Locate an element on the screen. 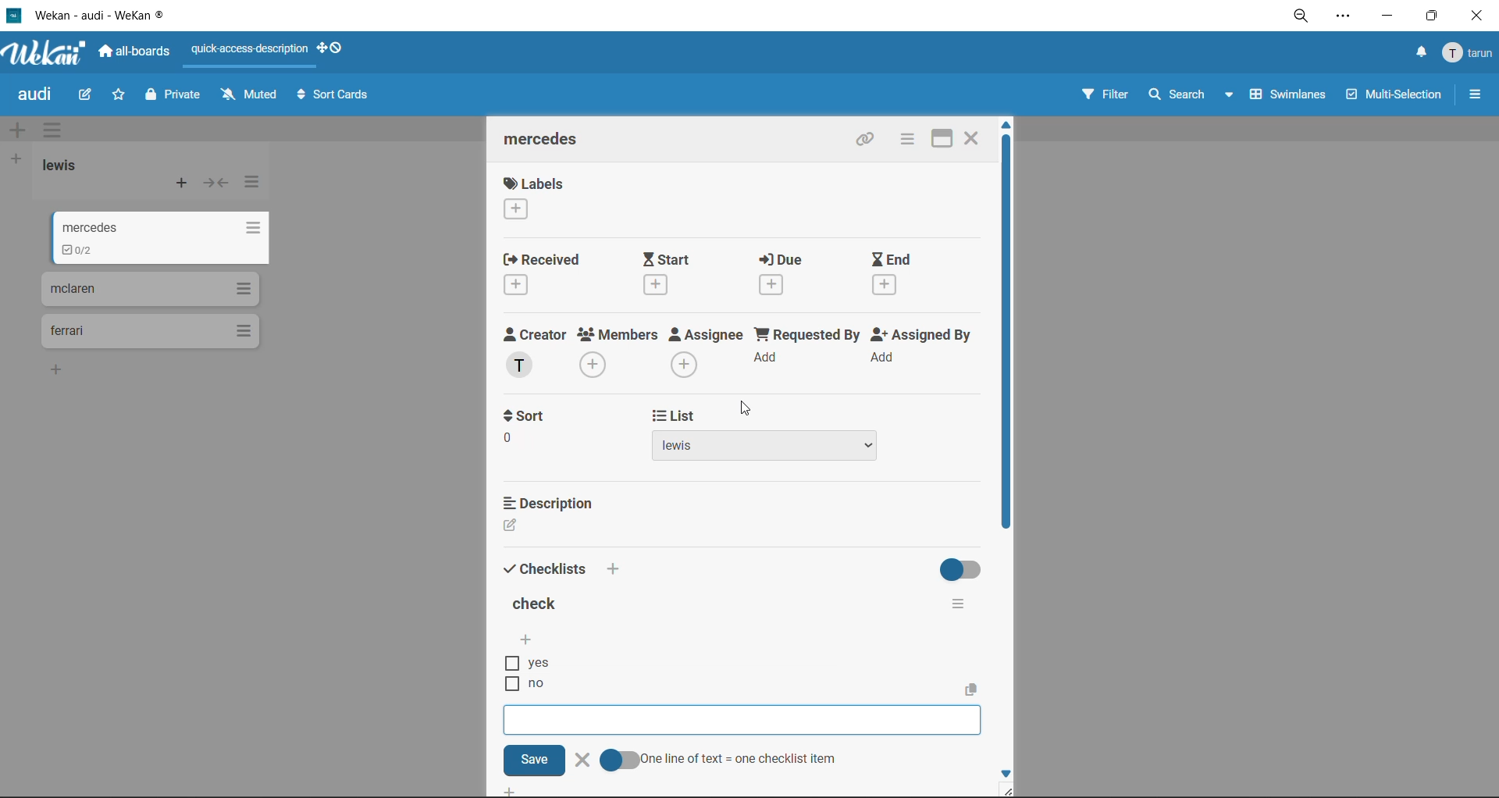 The width and height of the screenshot is (1499, 798). checklist title is located at coordinates (538, 606).